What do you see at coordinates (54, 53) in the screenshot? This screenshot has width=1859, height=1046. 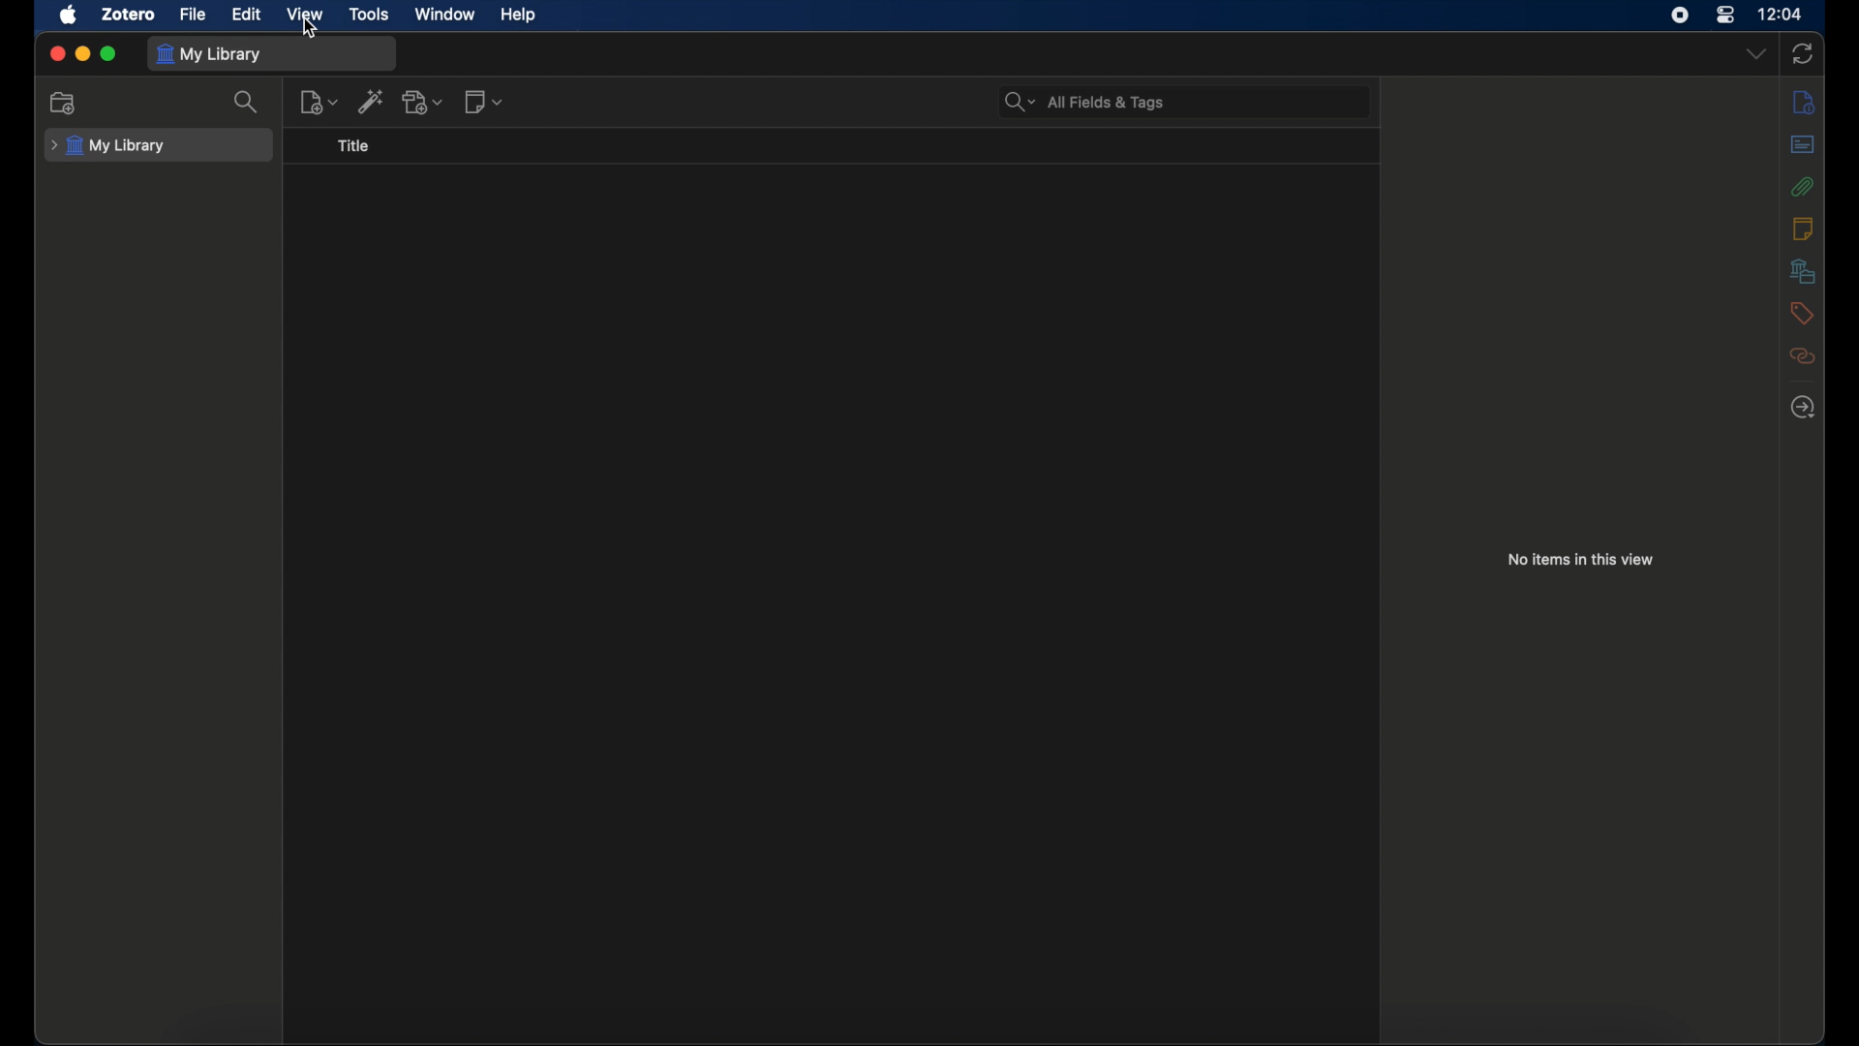 I see `close` at bounding box center [54, 53].